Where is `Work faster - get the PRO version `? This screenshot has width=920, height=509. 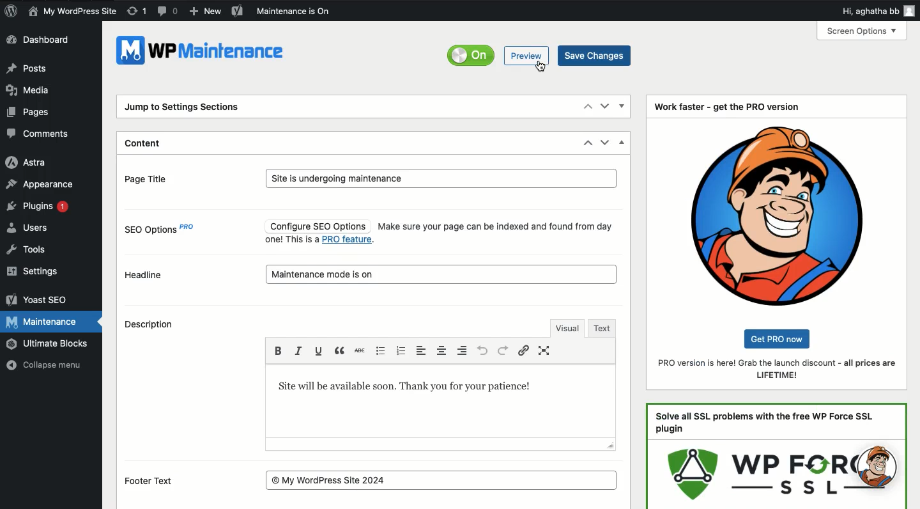
Work faster - get the PRO version  is located at coordinates (727, 107).